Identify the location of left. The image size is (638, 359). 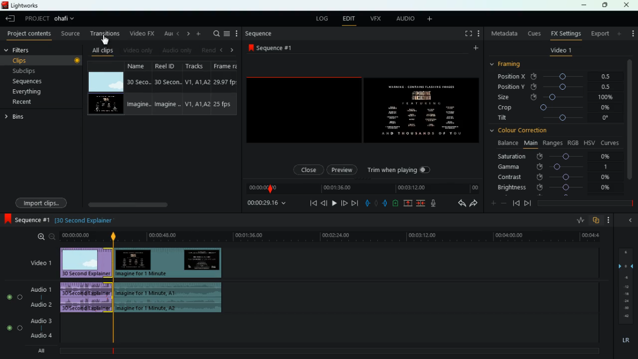
(223, 50).